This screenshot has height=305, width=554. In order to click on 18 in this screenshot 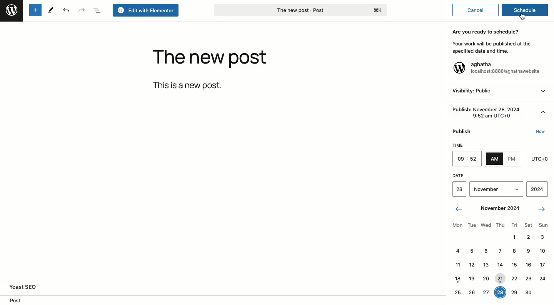, I will do `click(458, 278)`.